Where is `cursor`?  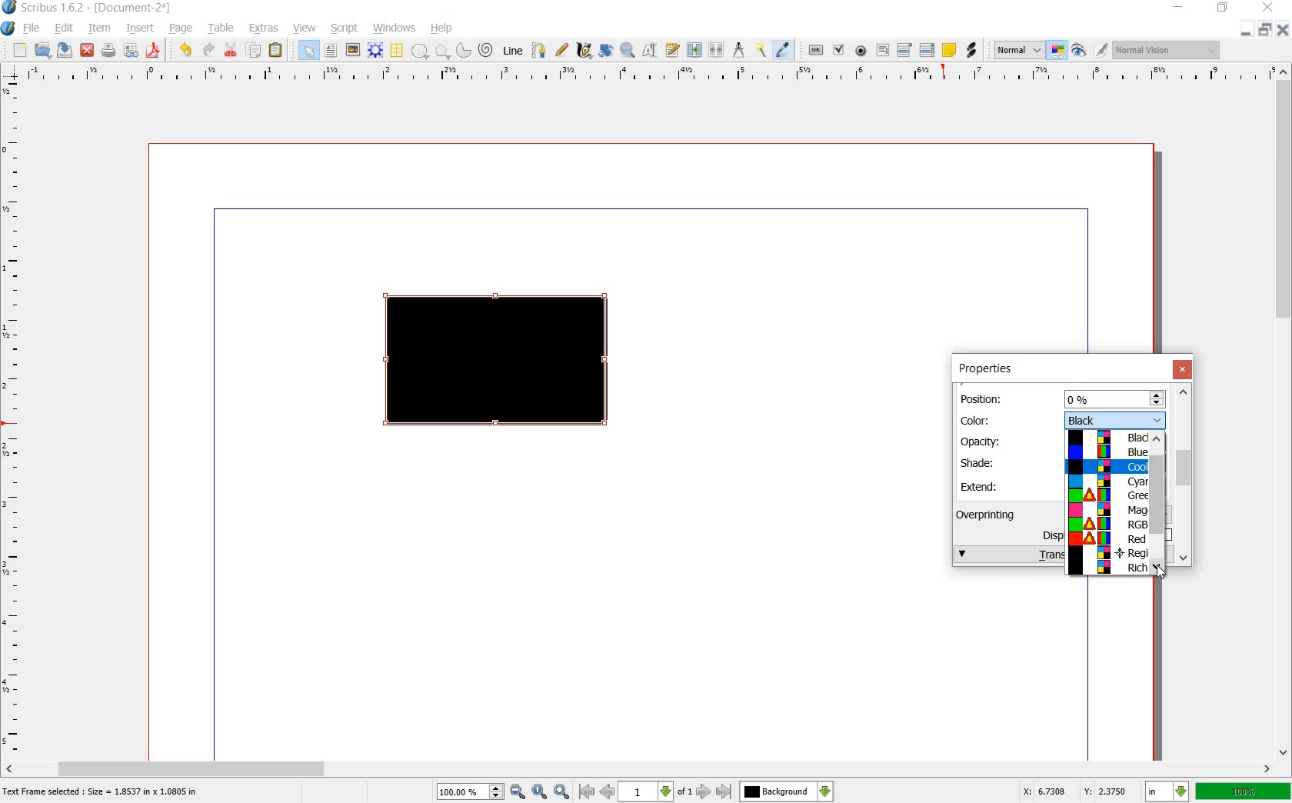 cursor is located at coordinates (1162, 574).